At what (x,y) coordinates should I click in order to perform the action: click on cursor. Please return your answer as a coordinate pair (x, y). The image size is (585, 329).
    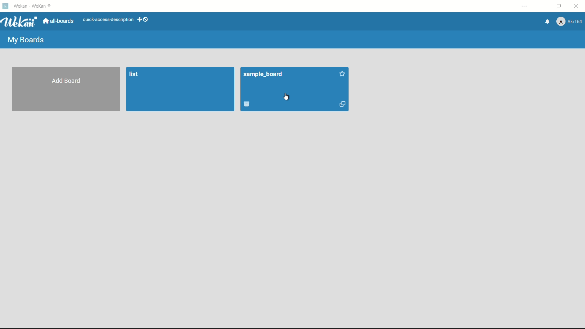
    Looking at the image, I should click on (287, 98).